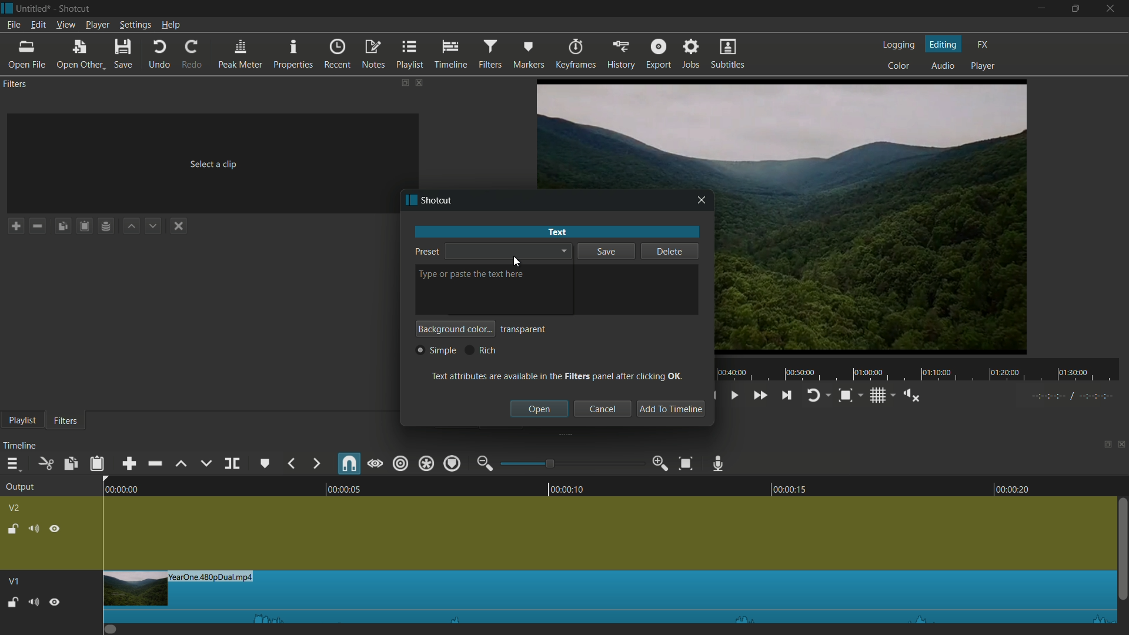 The width and height of the screenshot is (1129, 635). I want to click on playlist, so click(412, 55).